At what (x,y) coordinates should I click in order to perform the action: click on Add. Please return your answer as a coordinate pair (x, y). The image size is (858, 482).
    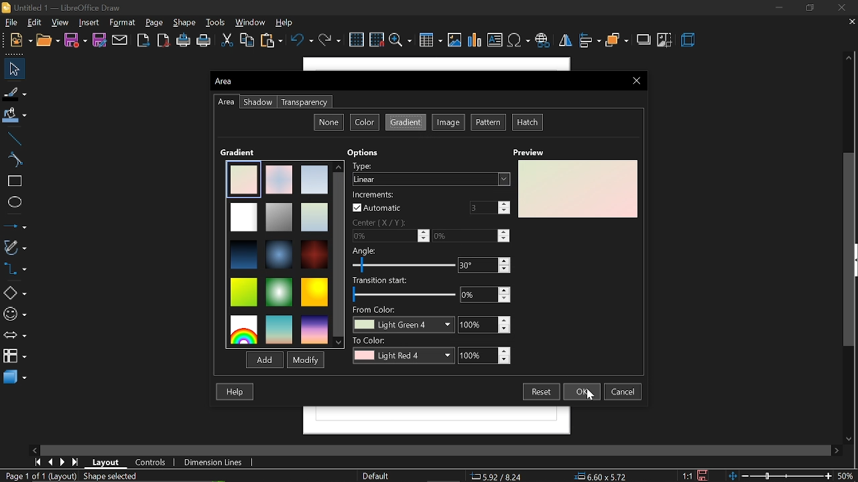
    Looking at the image, I should click on (263, 361).